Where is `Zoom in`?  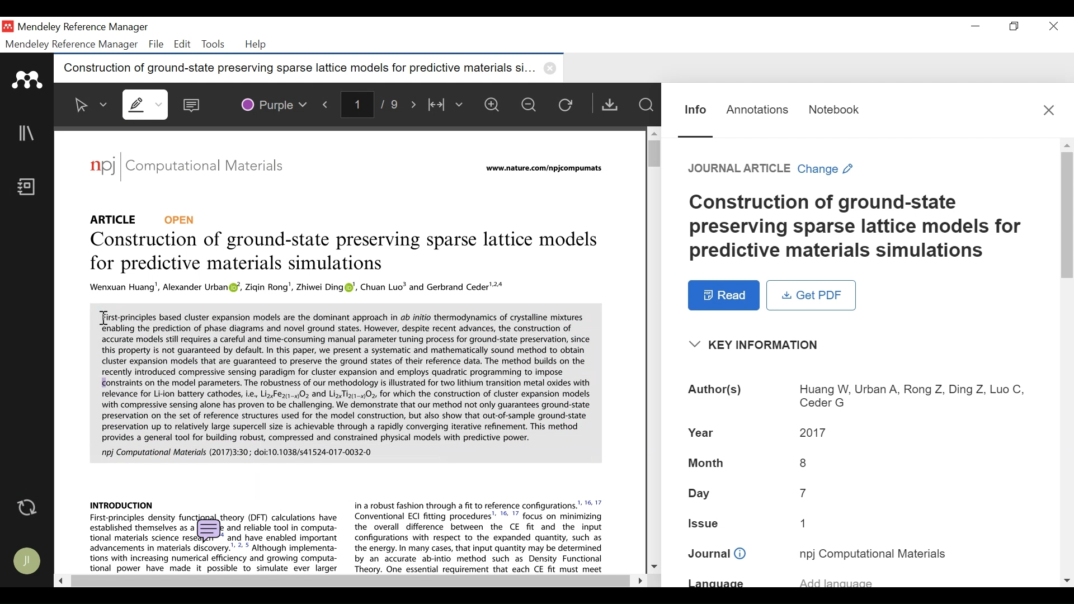 Zoom in is located at coordinates (495, 105).